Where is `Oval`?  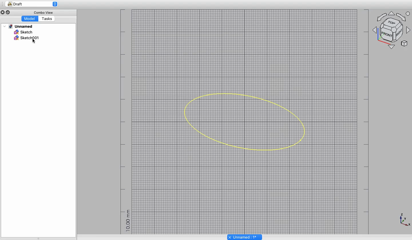 Oval is located at coordinates (243, 120).